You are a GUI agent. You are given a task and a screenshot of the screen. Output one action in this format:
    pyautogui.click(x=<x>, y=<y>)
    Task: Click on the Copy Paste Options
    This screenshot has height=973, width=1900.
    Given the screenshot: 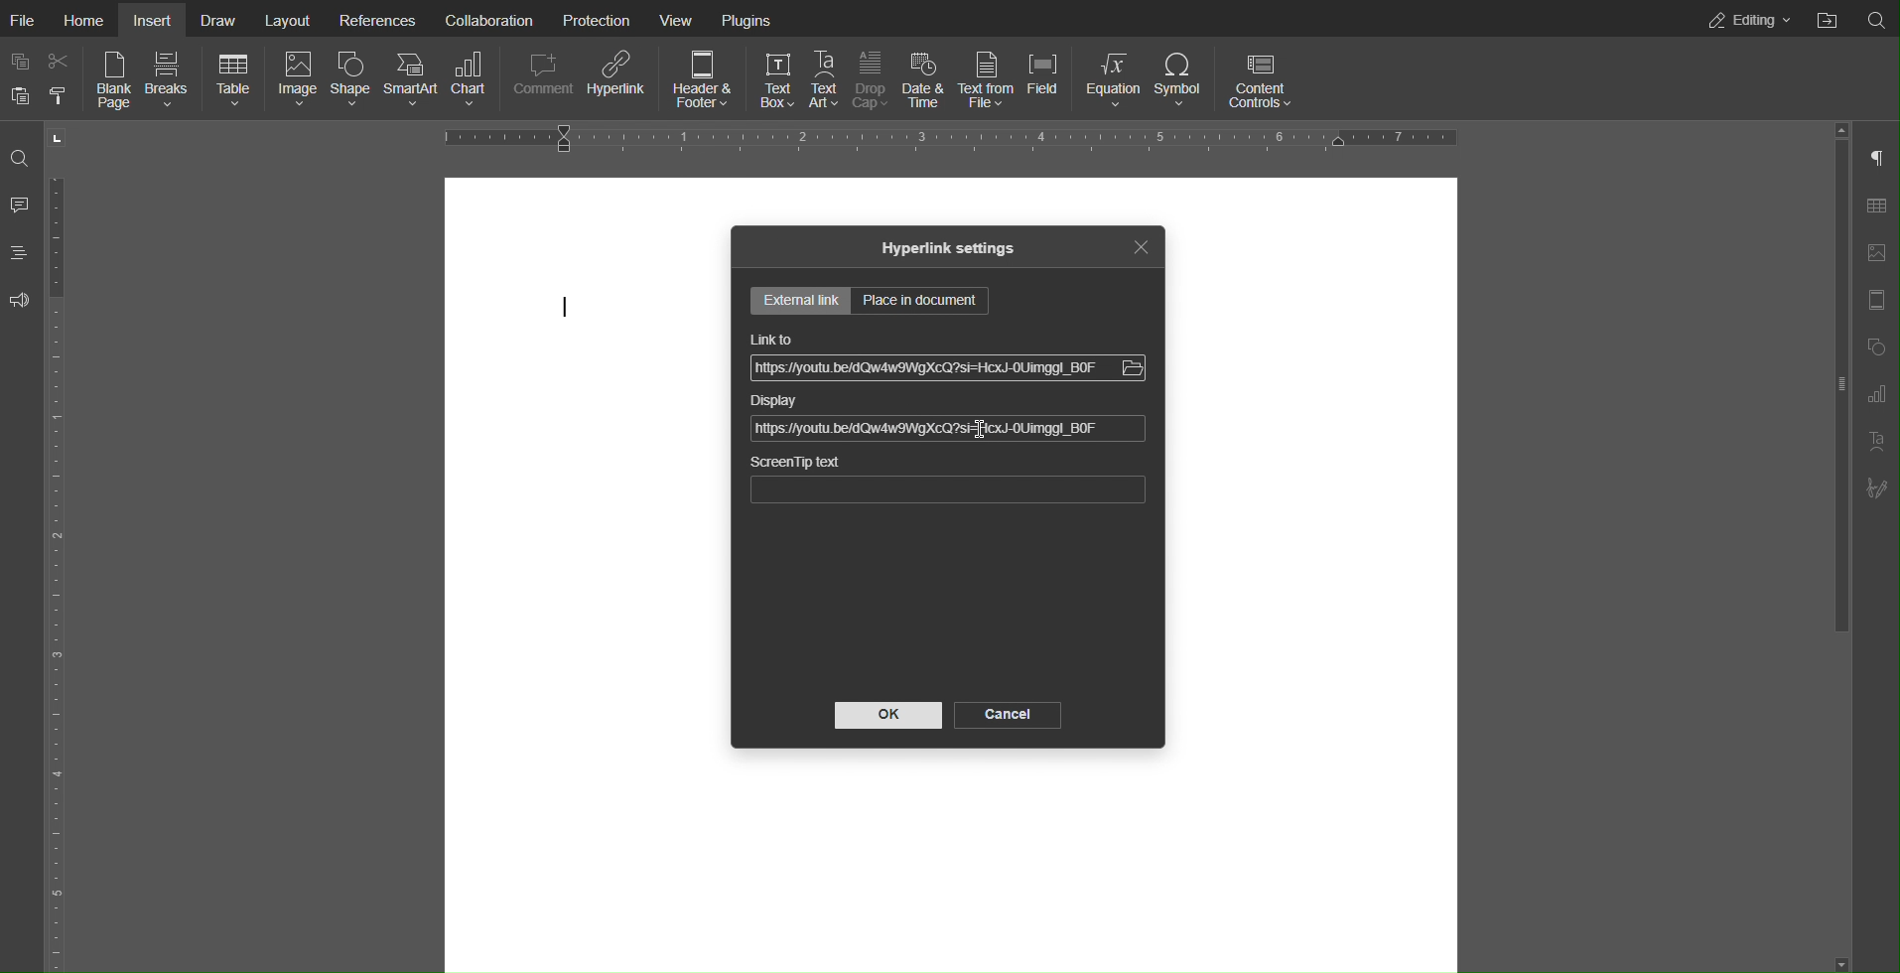 What is the action you would take?
    pyautogui.click(x=38, y=79)
    